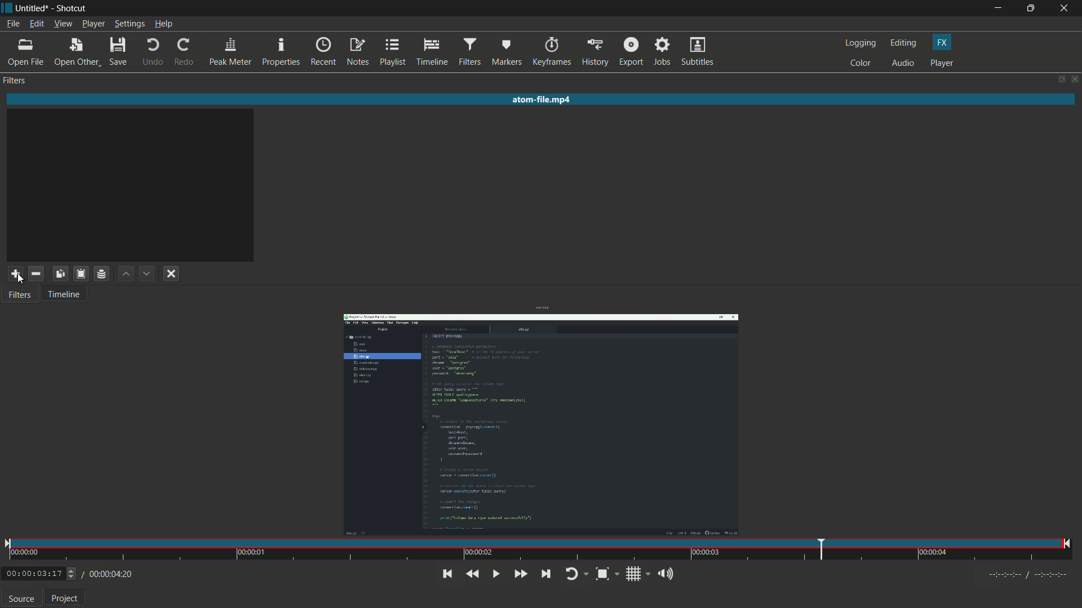 The image size is (1082, 608). I want to click on settings menu, so click(130, 24).